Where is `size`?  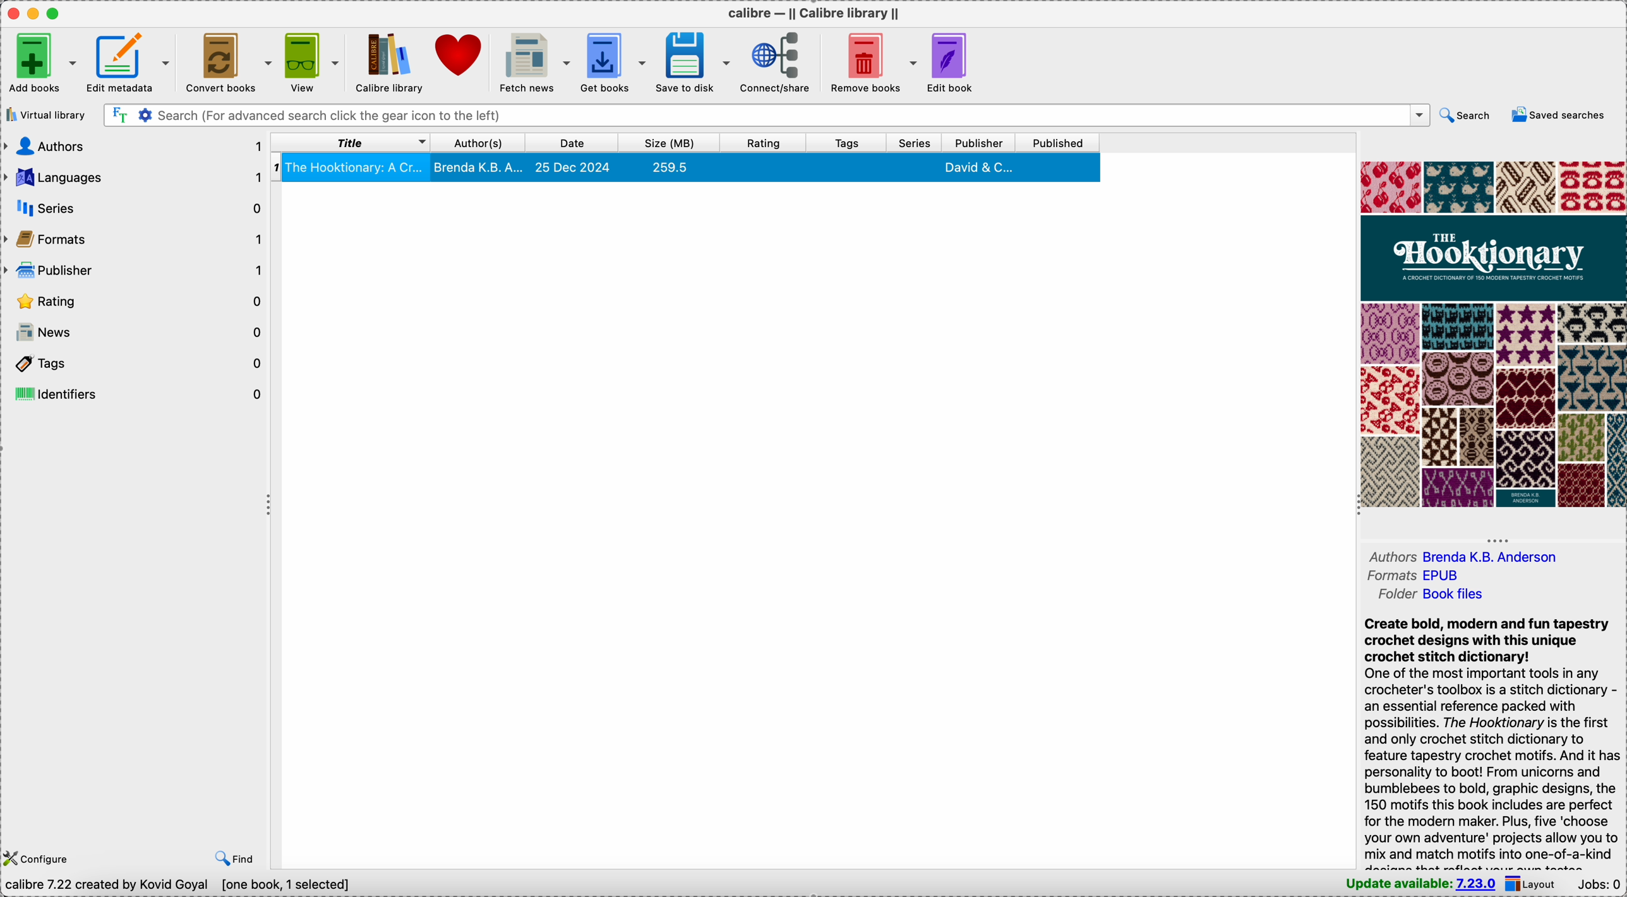
size is located at coordinates (667, 142).